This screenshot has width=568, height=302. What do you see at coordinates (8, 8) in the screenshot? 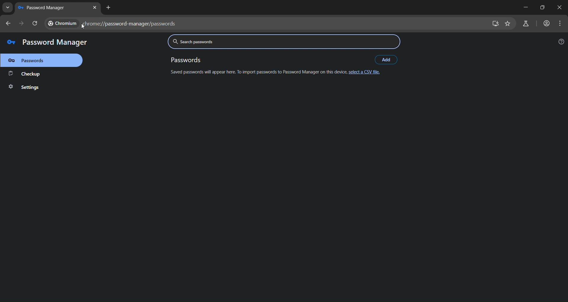
I see `search tabs` at bounding box center [8, 8].